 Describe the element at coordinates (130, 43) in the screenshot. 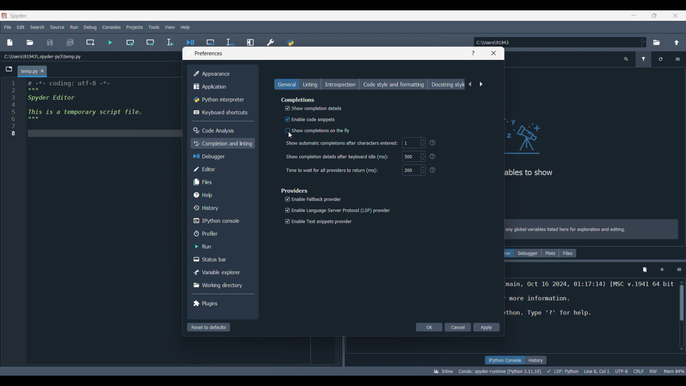

I see `Run current cell` at that location.